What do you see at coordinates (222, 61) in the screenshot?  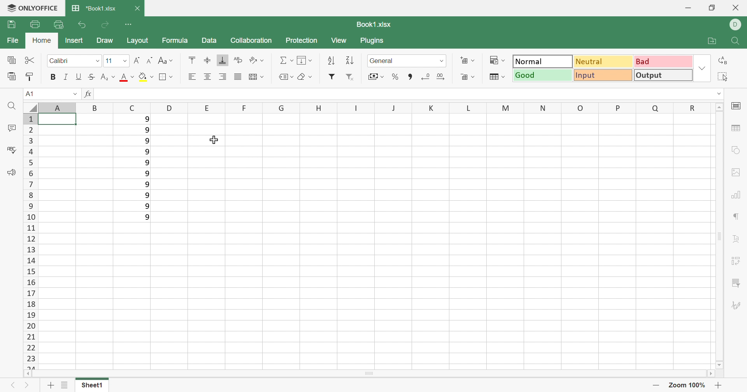 I see `Align Botton` at bounding box center [222, 61].